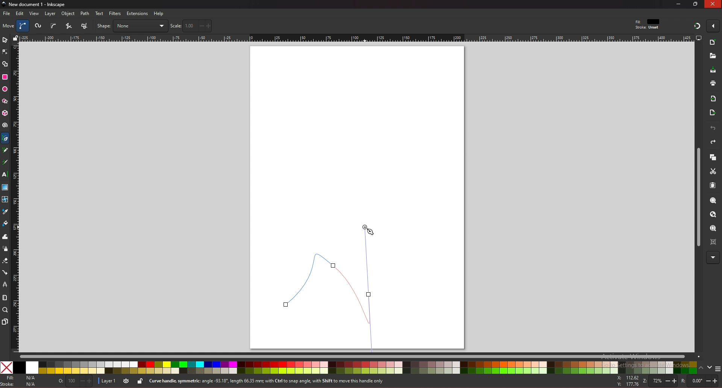 The height and width of the screenshot is (388, 722). Describe the element at coordinates (359, 356) in the screenshot. I see `scroll bar` at that location.